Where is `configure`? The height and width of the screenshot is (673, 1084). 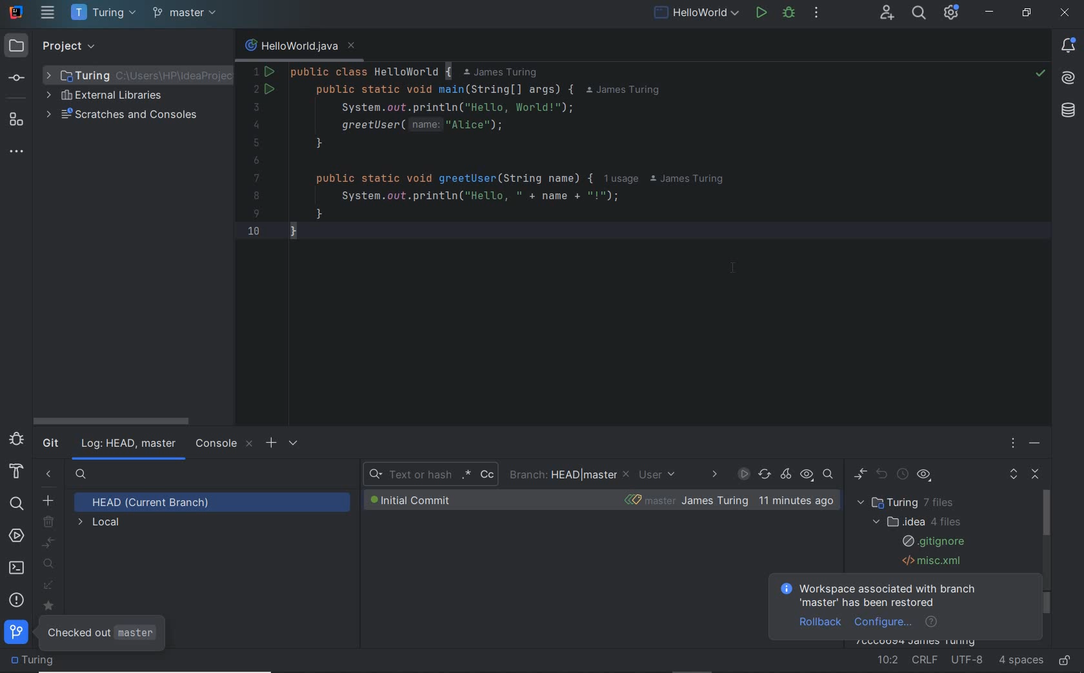
configure is located at coordinates (884, 622).